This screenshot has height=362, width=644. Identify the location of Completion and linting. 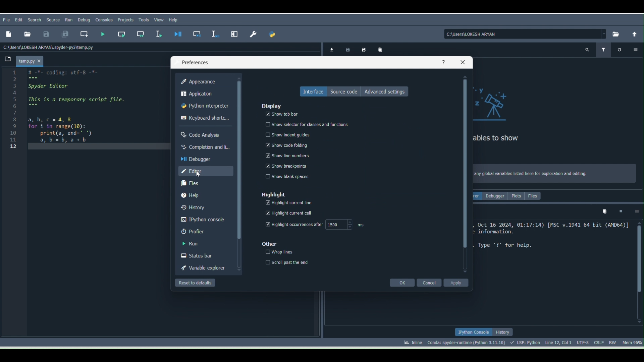
(205, 147).